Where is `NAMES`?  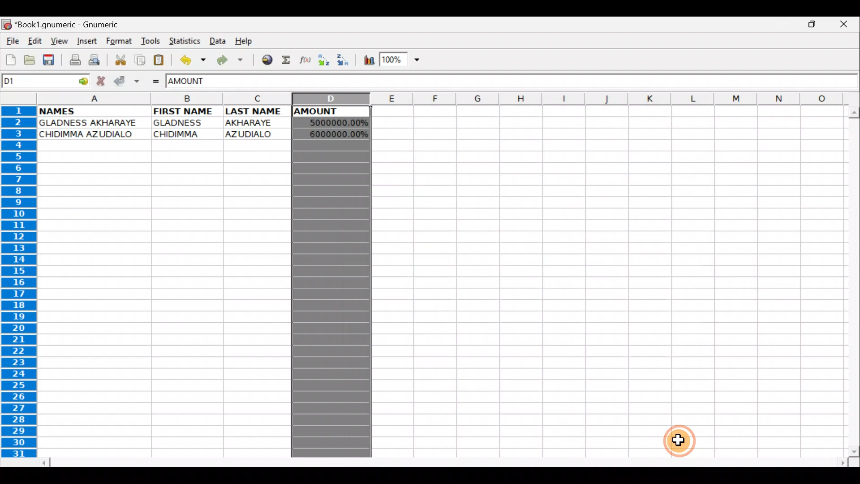 NAMES is located at coordinates (71, 111).